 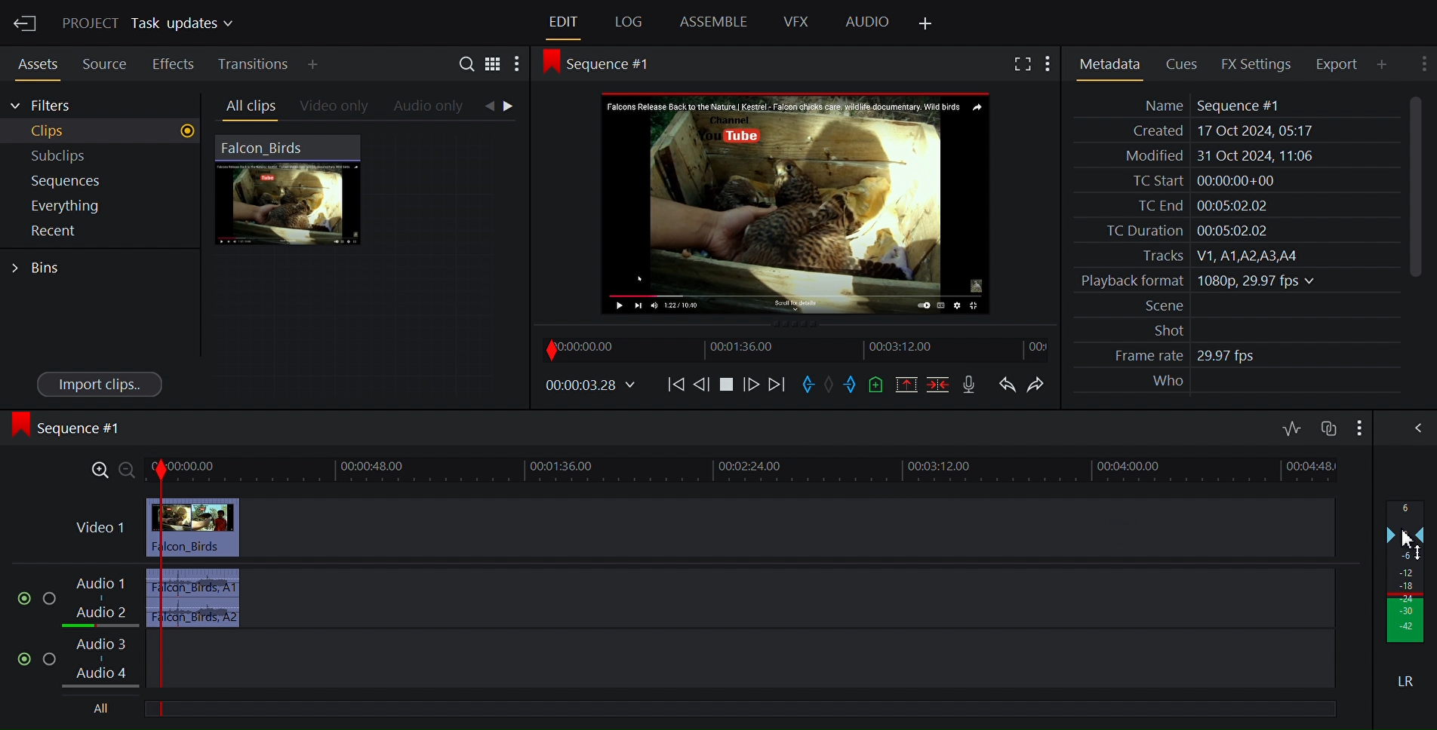 What do you see at coordinates (1211, 156) in the screenshot?
I see `Modified 31 Oct 2024, 11:06` at bounding box center [1211, 156].